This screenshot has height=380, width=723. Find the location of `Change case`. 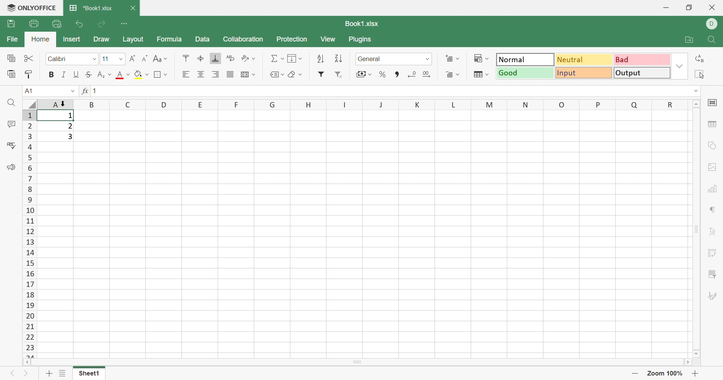

Change case is located at coordinates (161, 58).